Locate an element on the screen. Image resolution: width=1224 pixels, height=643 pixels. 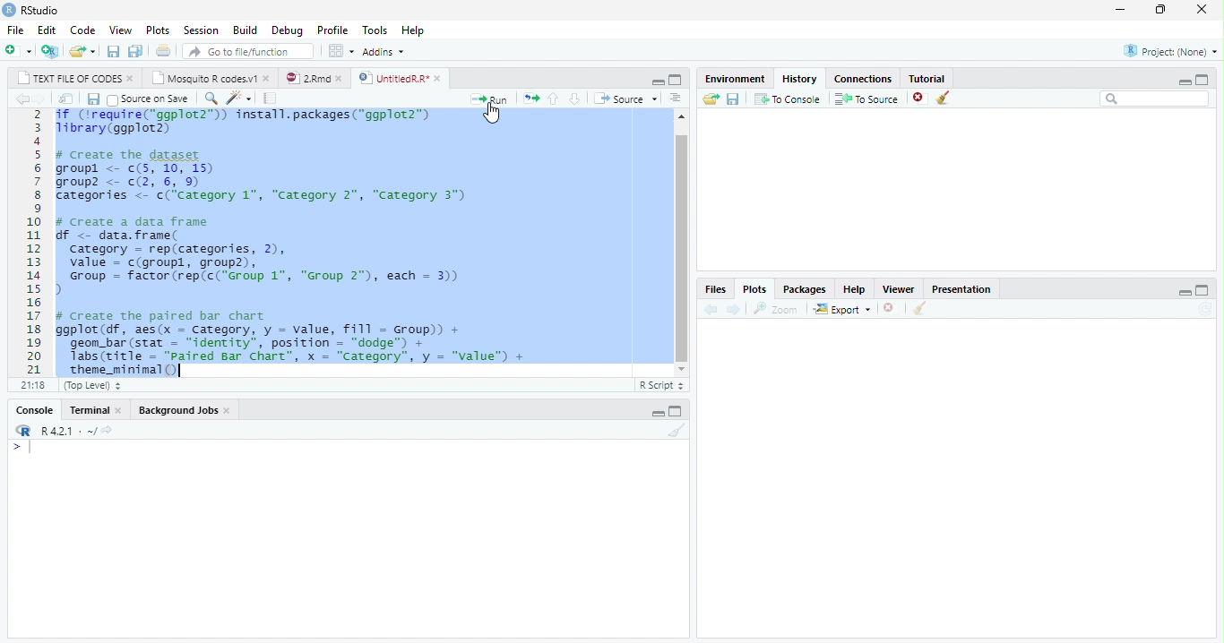
maximize is located at coordinates (679, 412).